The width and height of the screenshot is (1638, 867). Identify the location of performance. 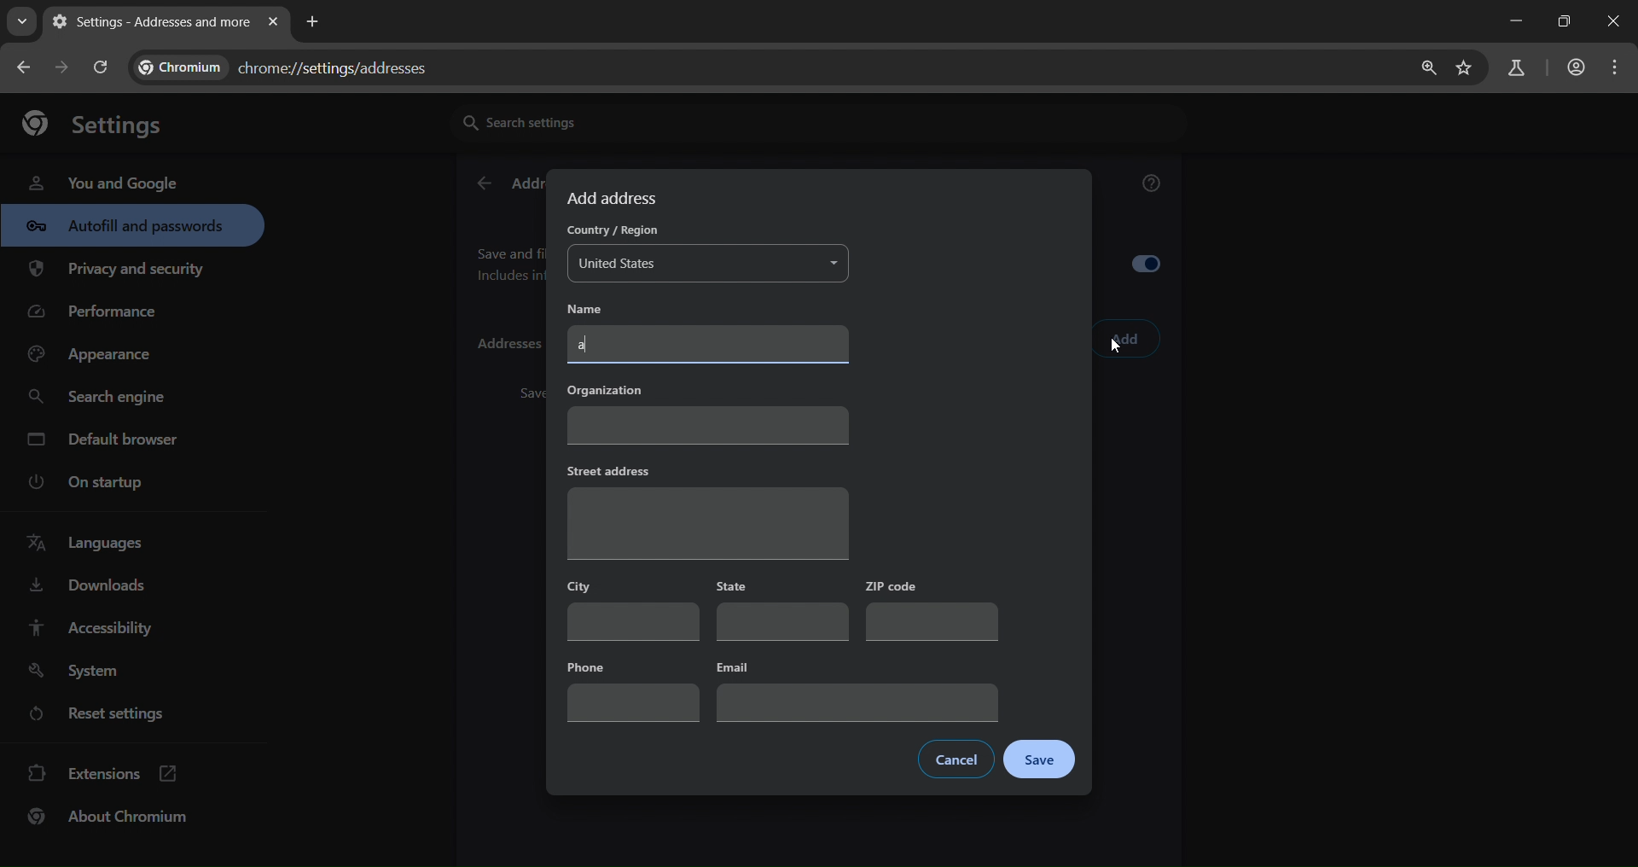
(99, 316).